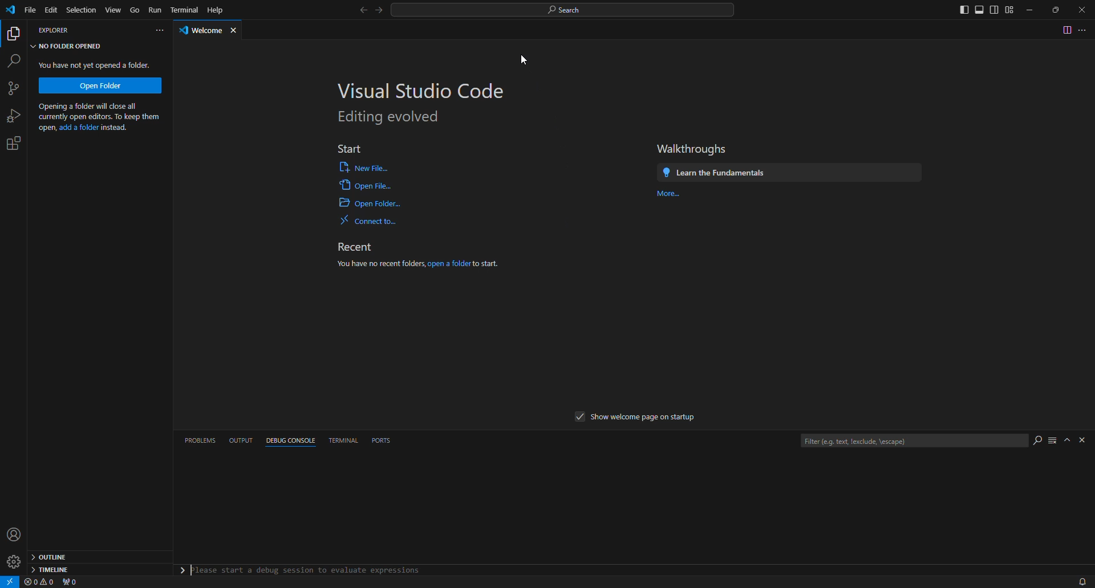 This screenshot has height=588, width=1095. Describe the element at coordinates (38, 582) in the screenshot. I see `warnings` at that location.